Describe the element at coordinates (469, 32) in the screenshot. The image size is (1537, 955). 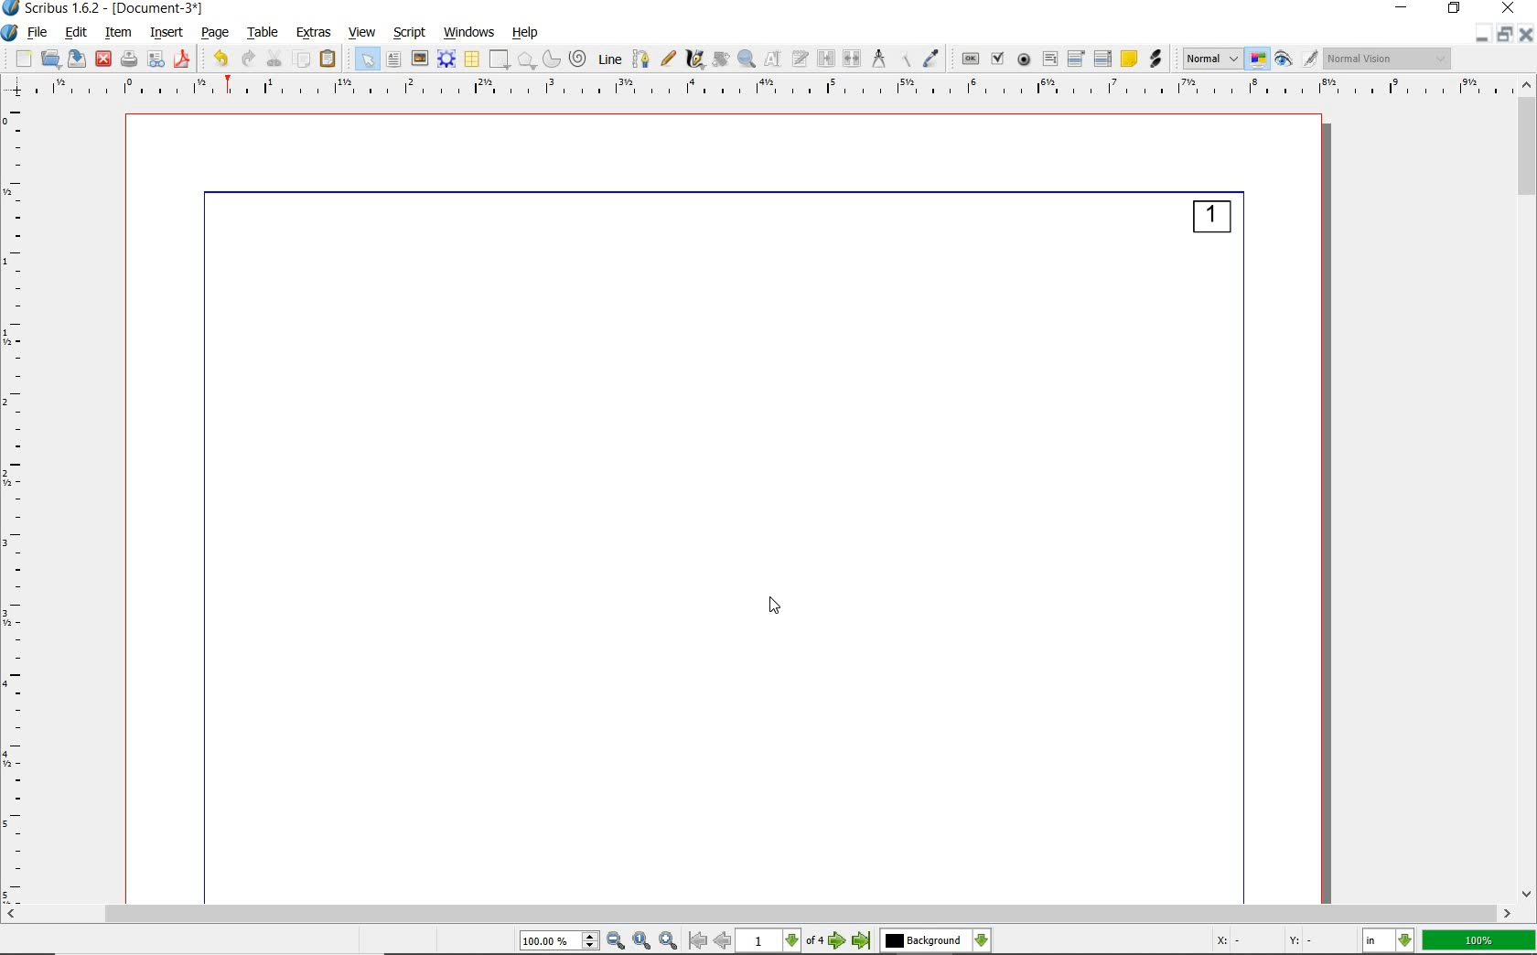
I see `windows` at that location.